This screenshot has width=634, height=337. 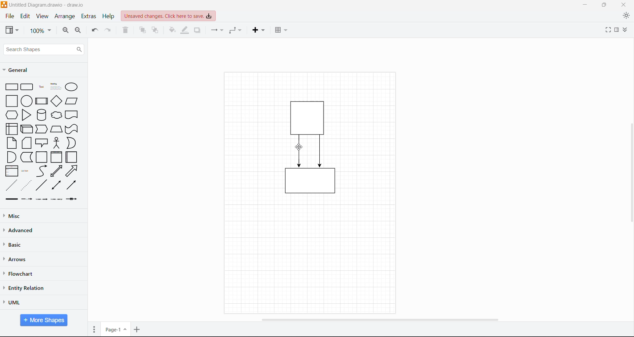 I want to click on Horizontal Scroll Bar, so click(x=379, y=320).